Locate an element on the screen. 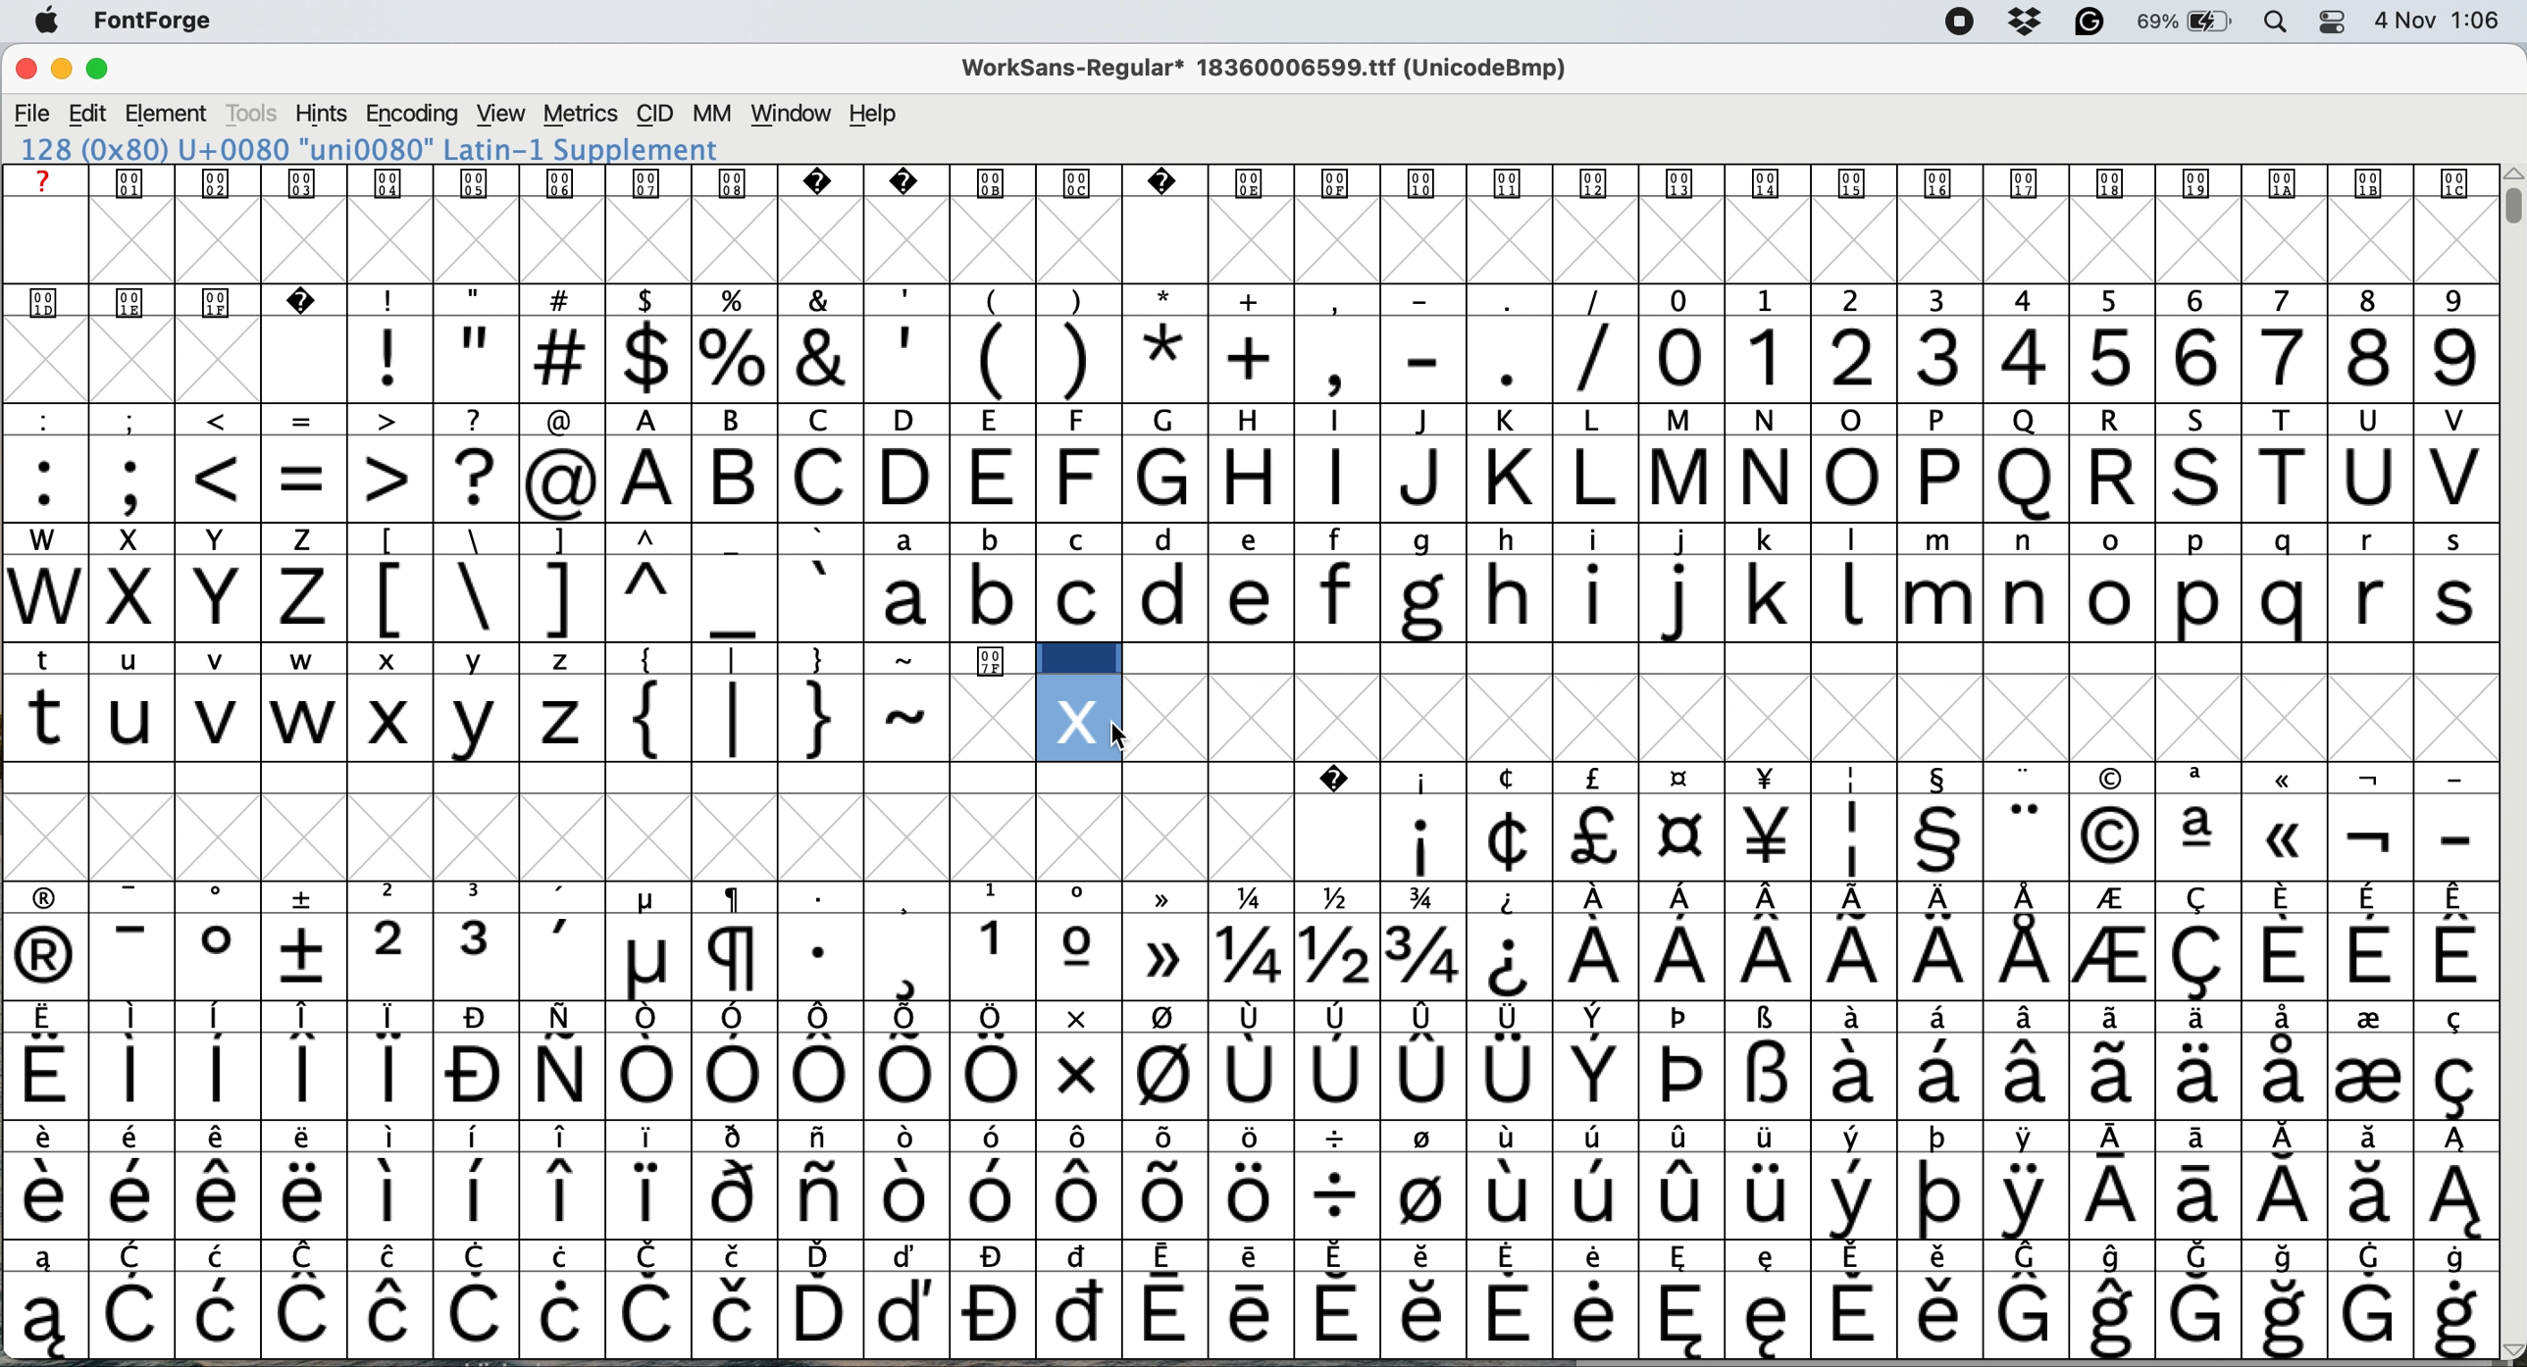  t u v w: lower case letters is located at coordinates (179, 721).